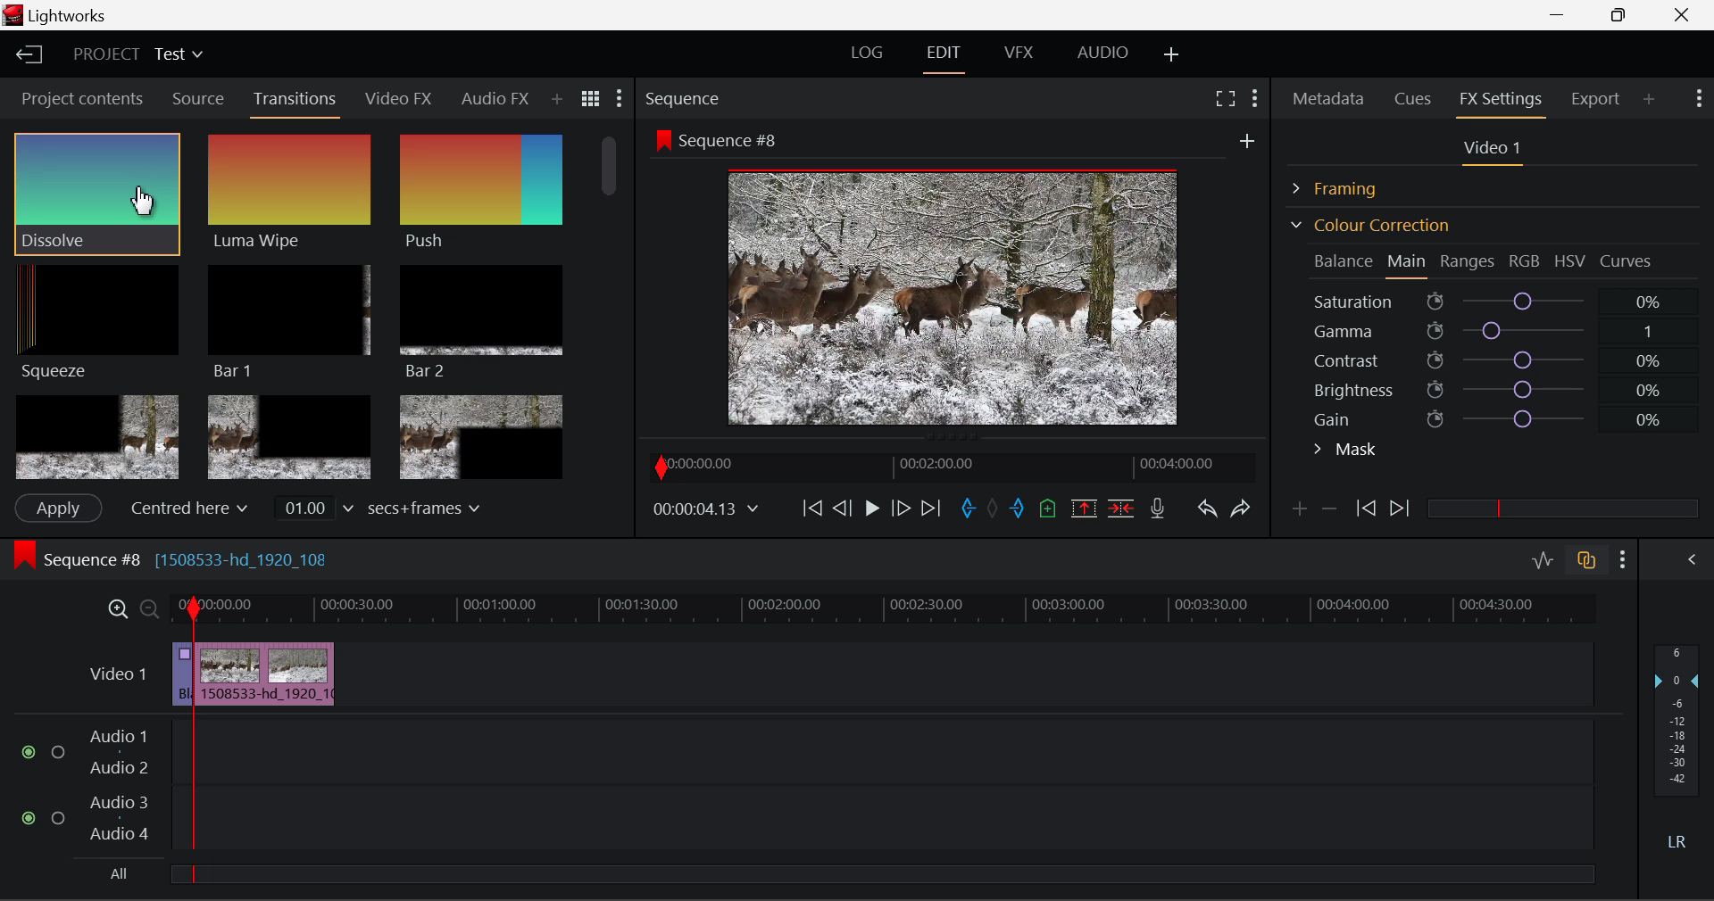 The height and width of the screenshot is (901, 1714). What do you see at coordinates (296, 101) in the screenshot?
I see `Transitions` at bounding box center [296, 101].